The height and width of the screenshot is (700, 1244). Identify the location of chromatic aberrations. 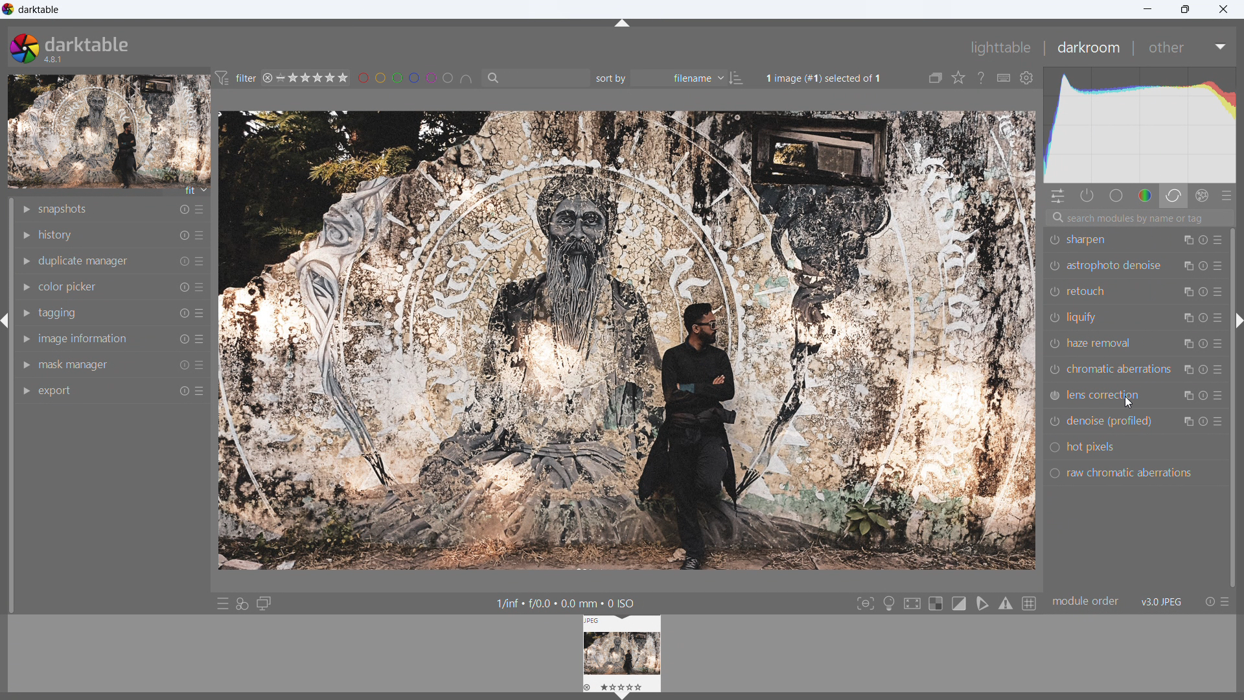
(1121, 369).